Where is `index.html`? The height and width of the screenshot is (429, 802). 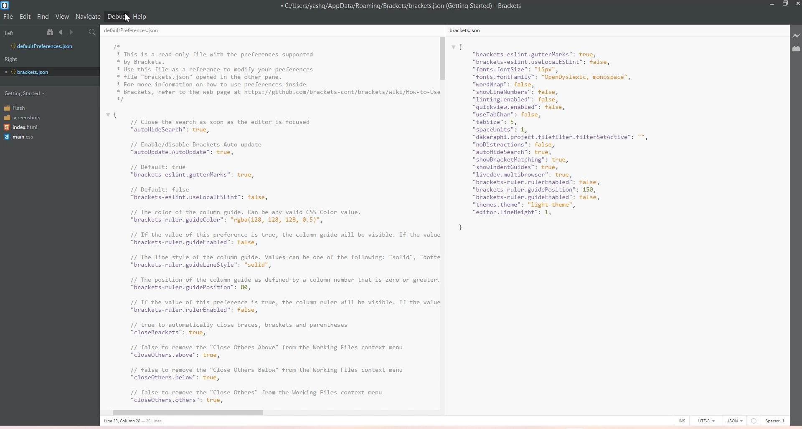 index.html is located at coordinates (22, 128).